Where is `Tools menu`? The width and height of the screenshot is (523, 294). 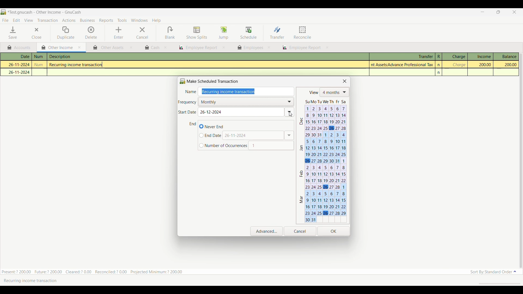 Tools menu is located at coordinates (122, 21).